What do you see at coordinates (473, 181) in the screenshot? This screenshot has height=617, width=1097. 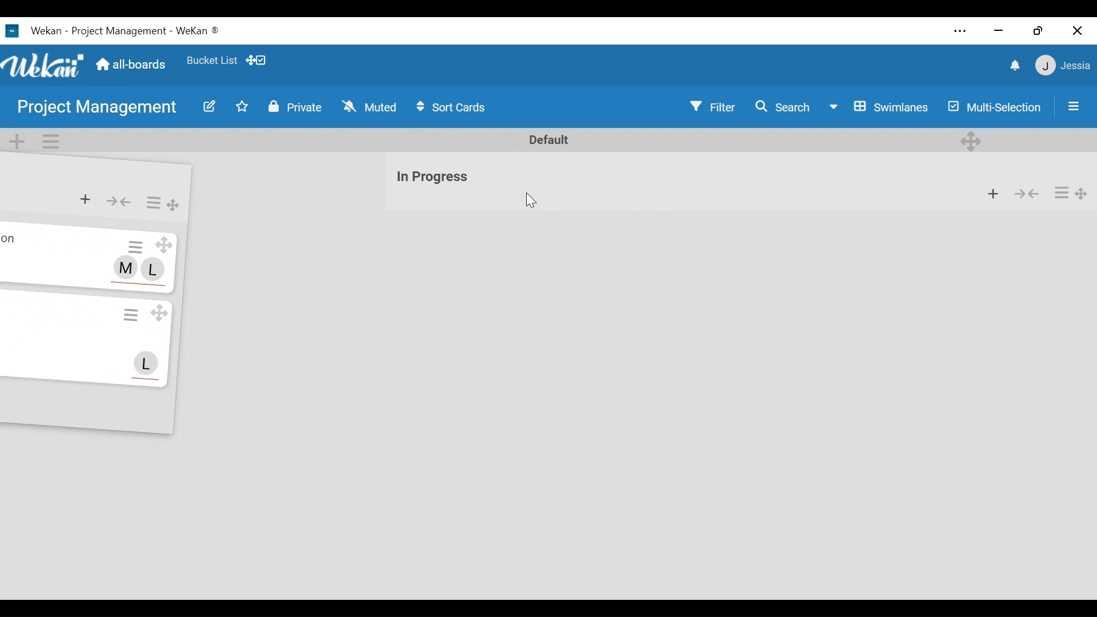 I see `list` at bounding box center [473, 181].